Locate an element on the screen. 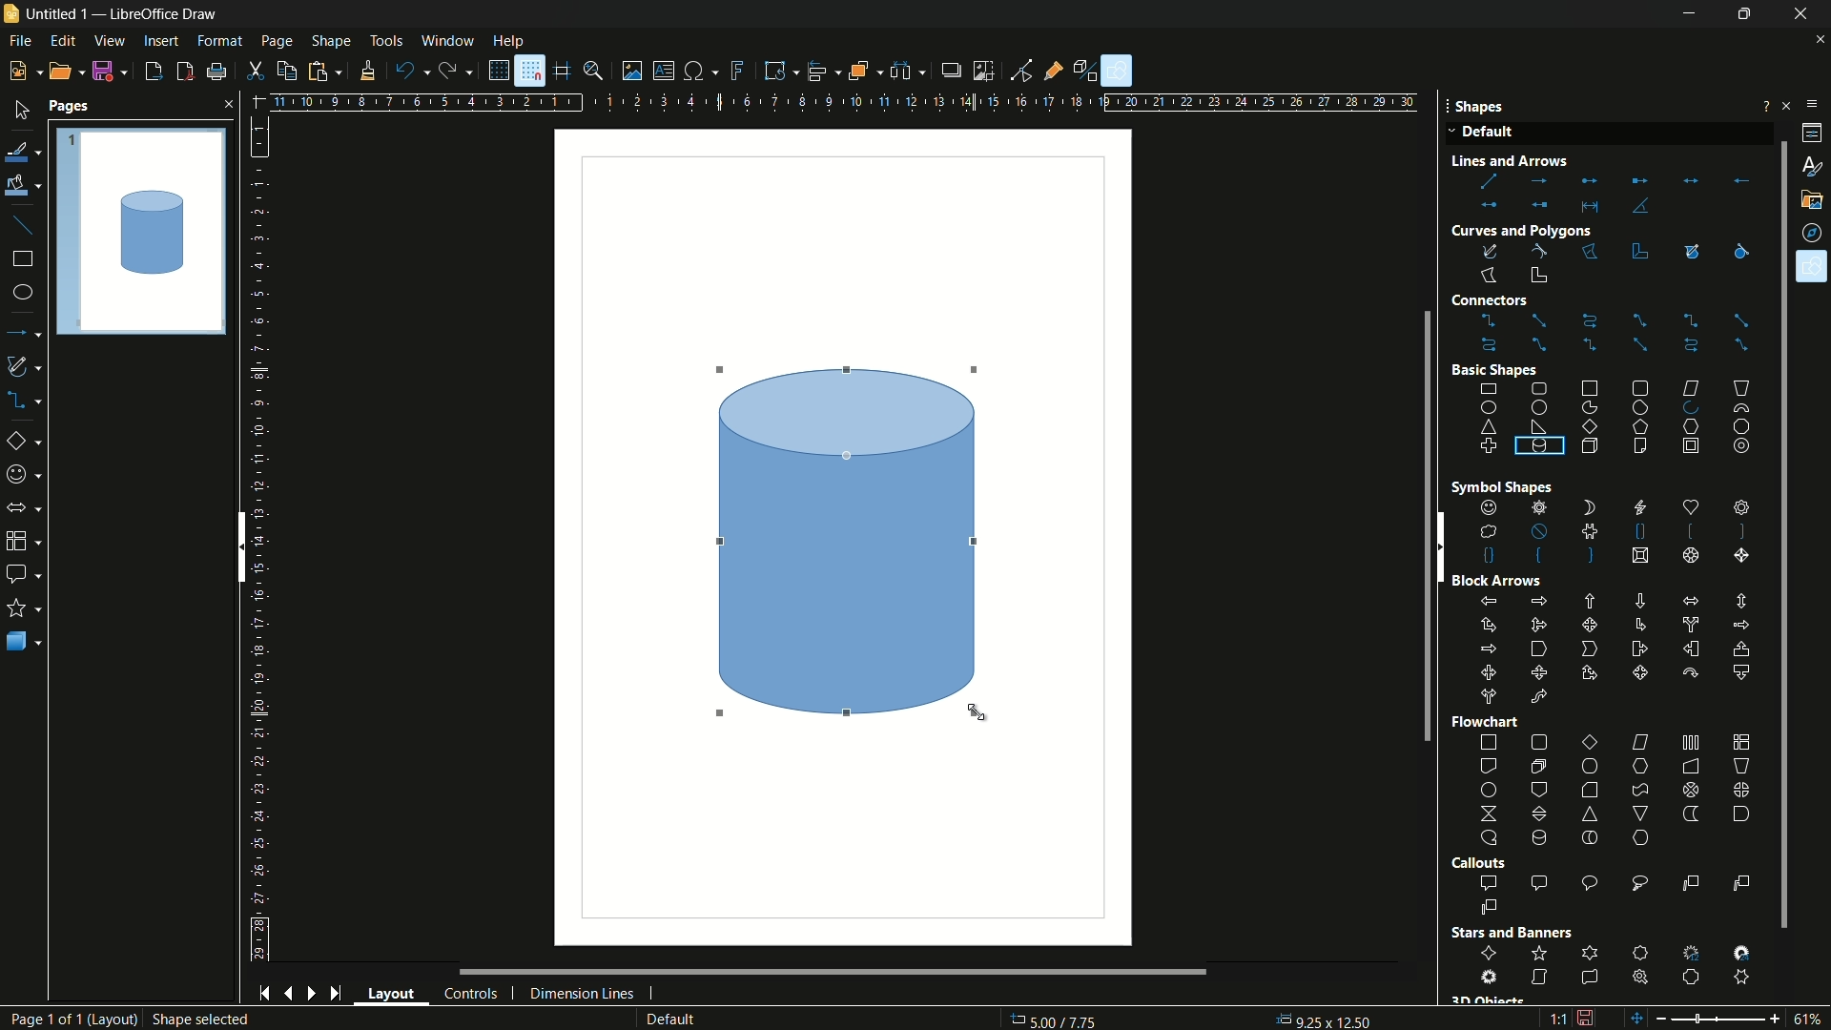 The image size is (1831, 1030). insert special characters is located at coordinates (700, 72).